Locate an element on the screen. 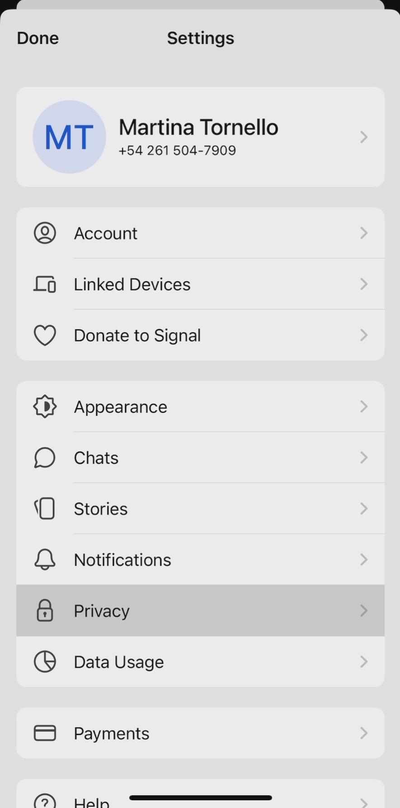 The height and width of the screenshot is (808, 400). help is located at coordinates (202, 795).